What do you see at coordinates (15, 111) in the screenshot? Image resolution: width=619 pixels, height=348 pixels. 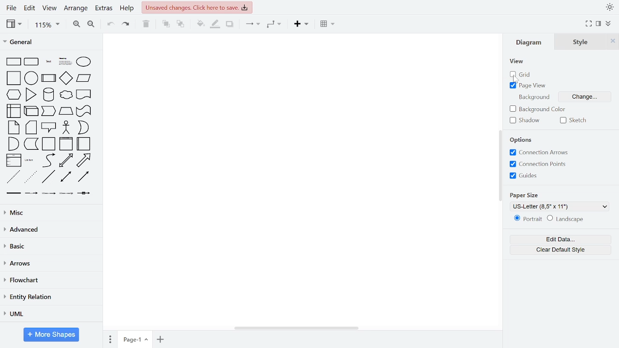 I see `internal storage` at bounding box center [15, 111].